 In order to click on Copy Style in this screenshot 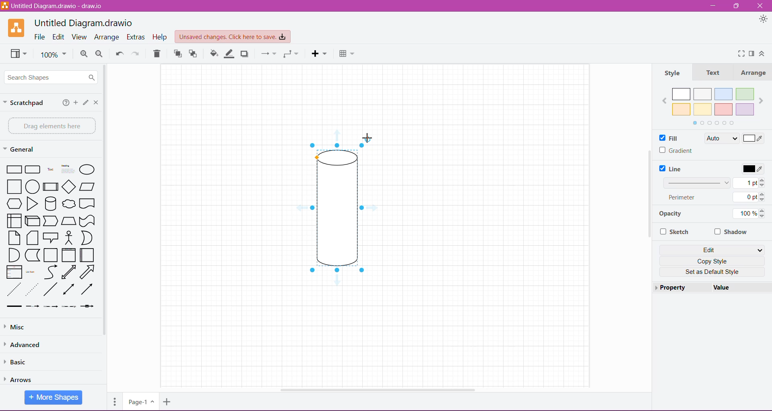, I will do `click(714, 261)`.